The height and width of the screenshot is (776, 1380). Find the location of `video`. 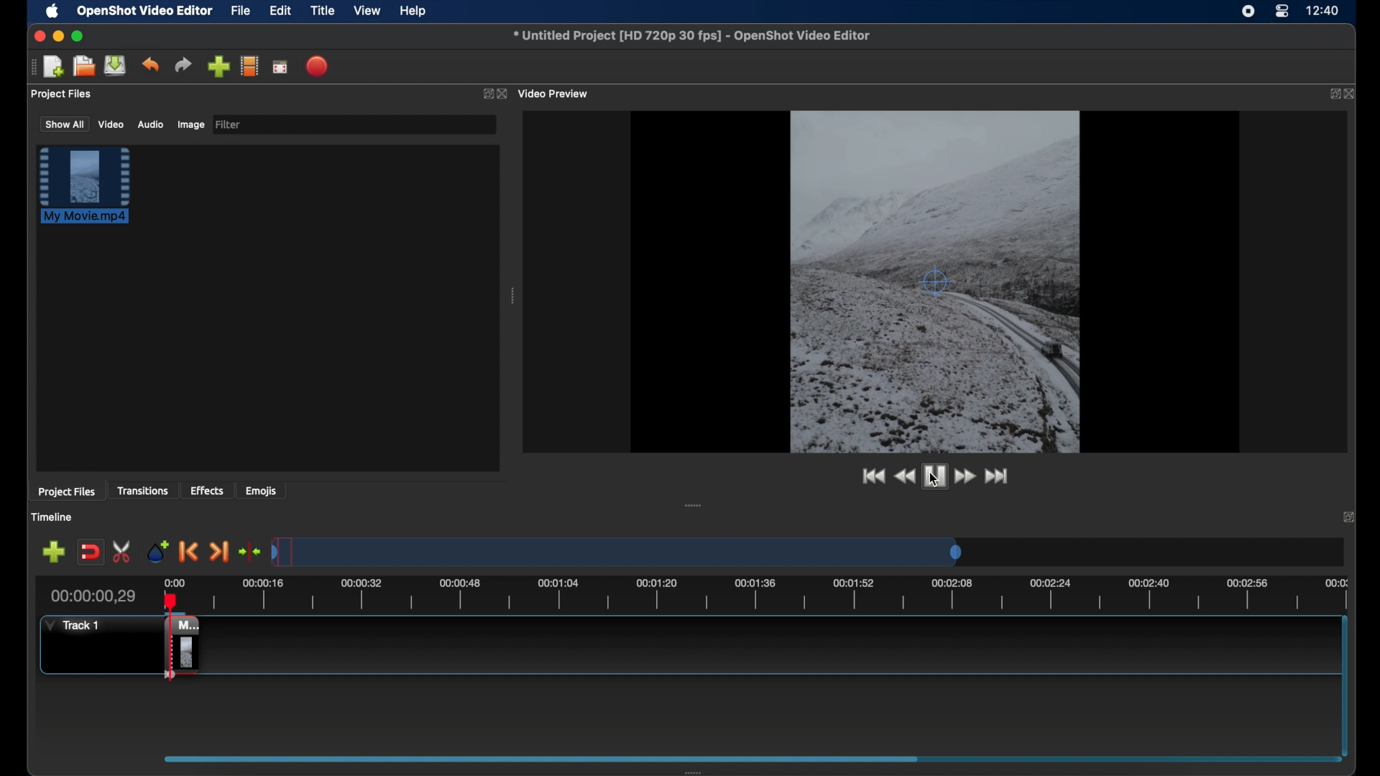

video is located at coordinates (111, 125).